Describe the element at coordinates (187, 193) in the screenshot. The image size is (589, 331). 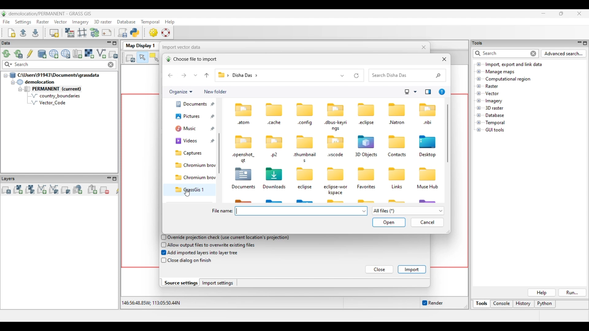
I see `Cursor clicking on highlighted GrassGis 1 folder` at that location.